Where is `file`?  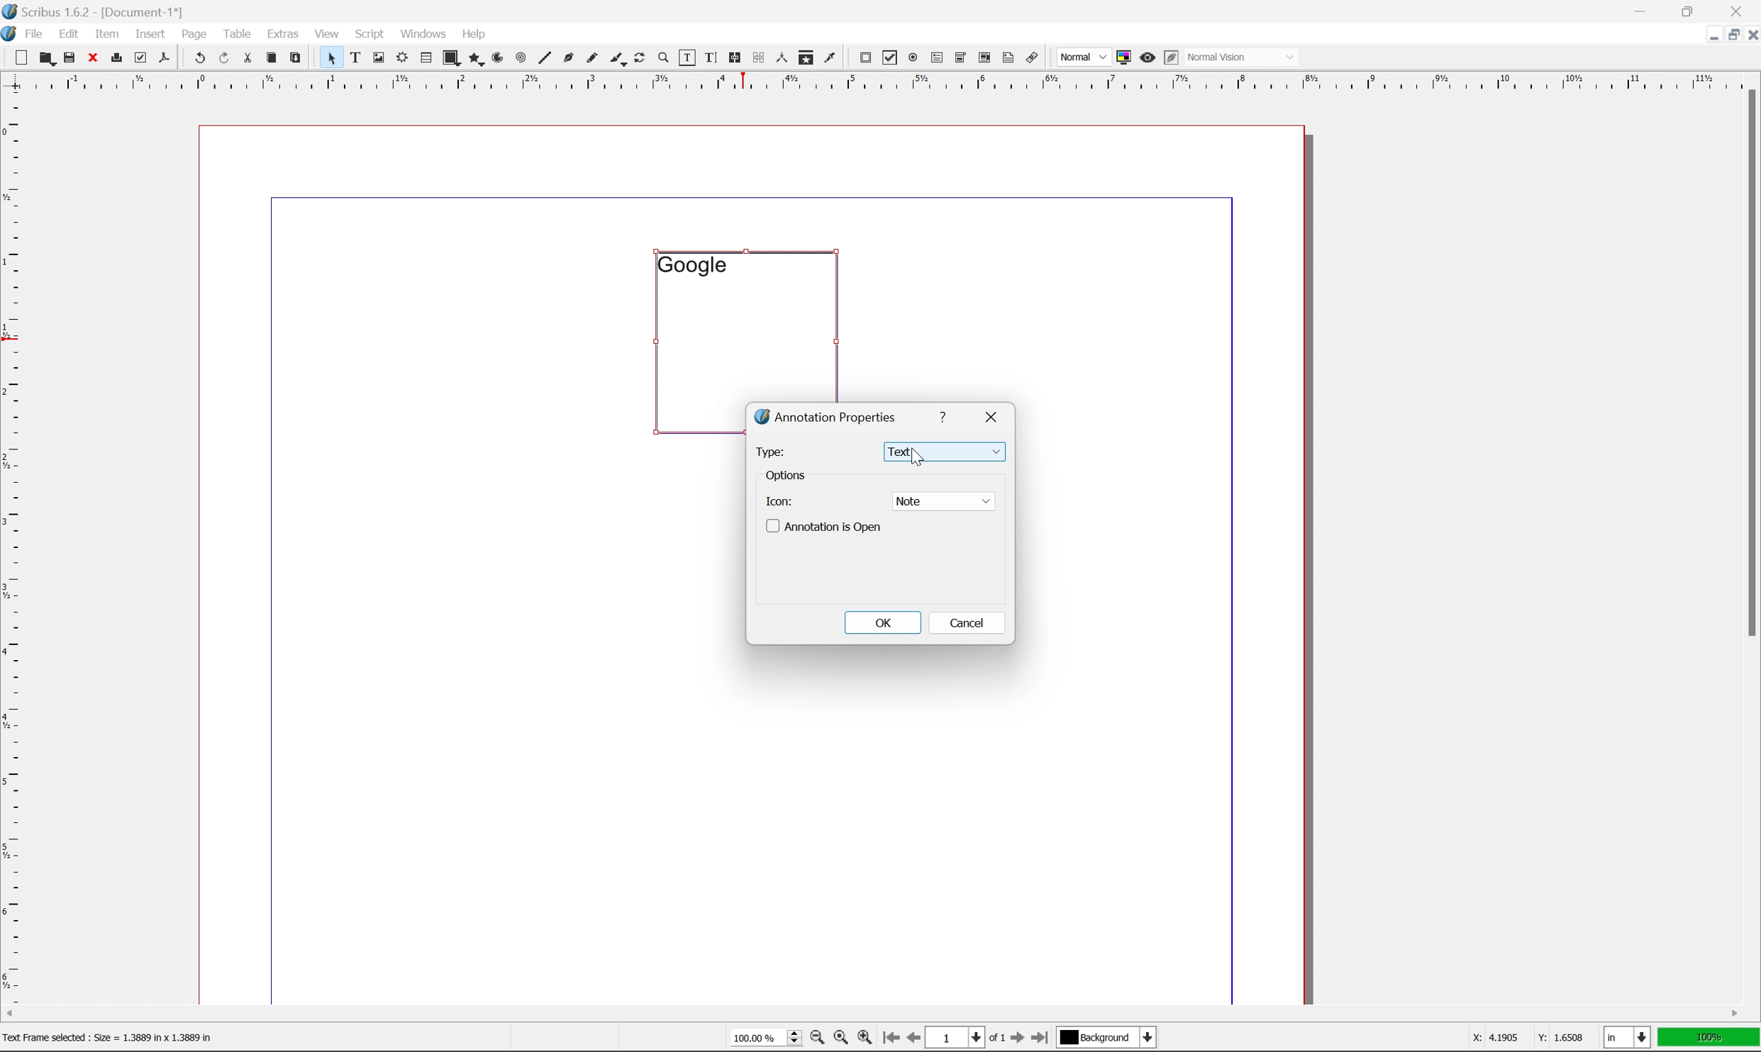 file is located at coordinates (35, 34).